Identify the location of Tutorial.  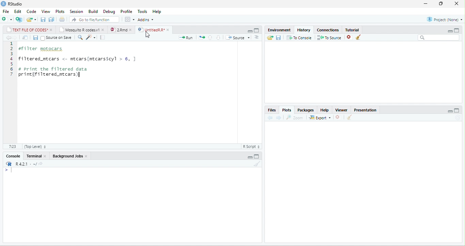
(352, 30).